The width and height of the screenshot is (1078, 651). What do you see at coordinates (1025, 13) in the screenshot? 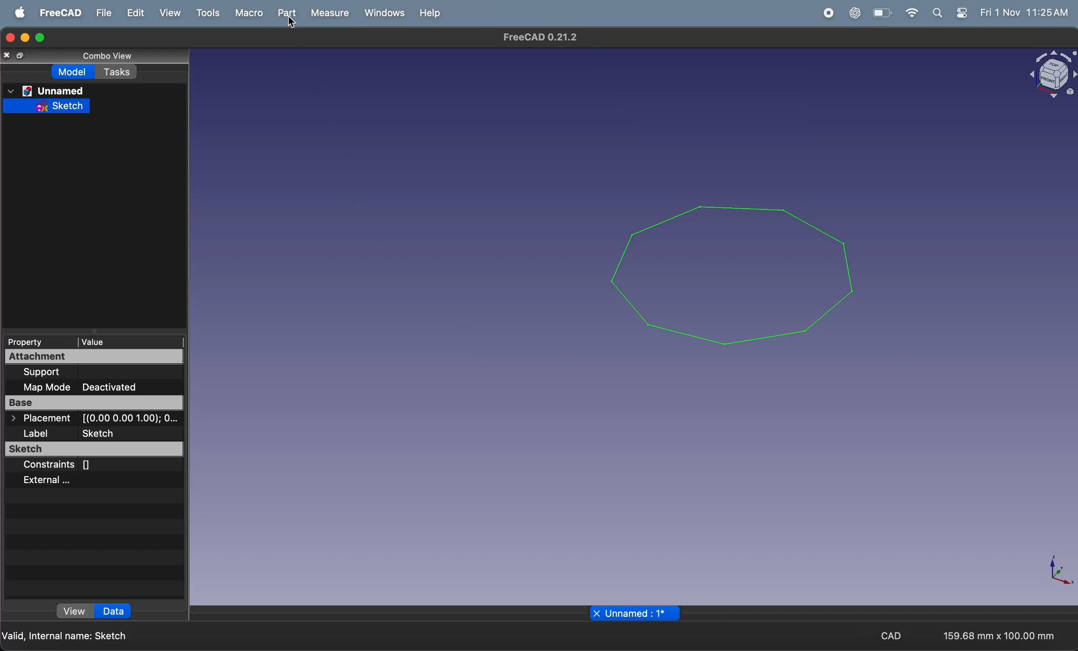
I see `Fri 1 Nov 11:25 AM` at bounding box center [1025, 13].